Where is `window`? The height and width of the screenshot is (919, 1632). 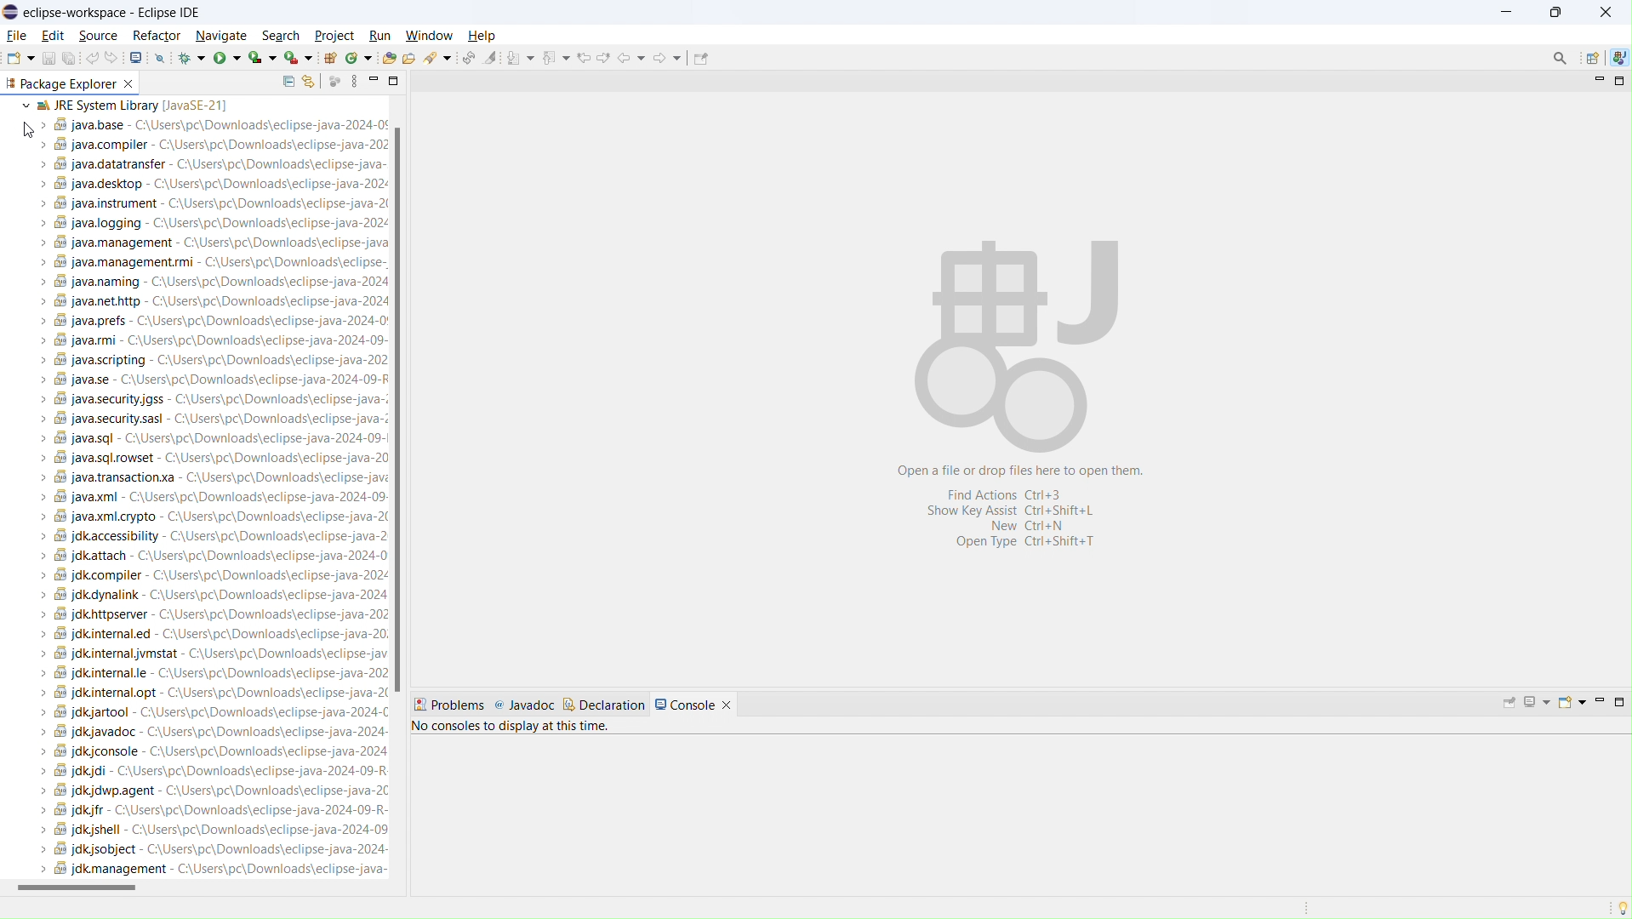
window is located at coordinates (426, 35).